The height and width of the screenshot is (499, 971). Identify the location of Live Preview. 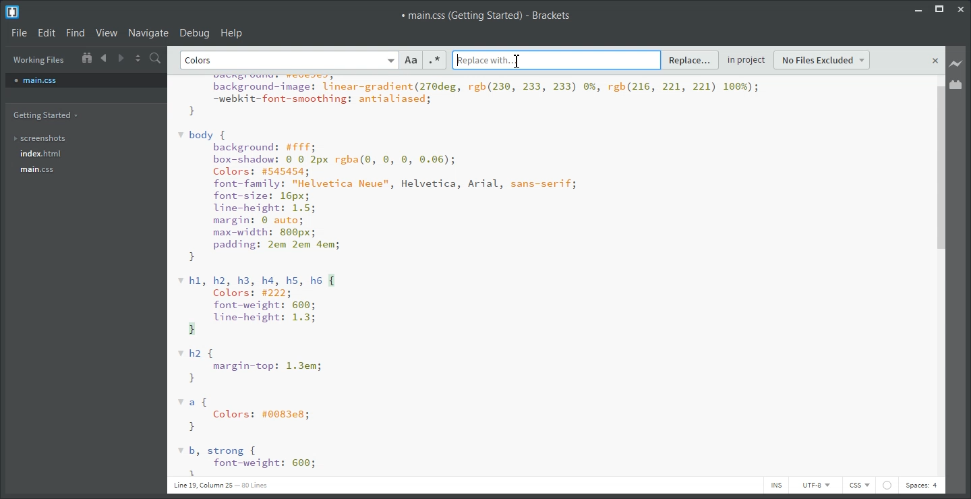
(956, 64).